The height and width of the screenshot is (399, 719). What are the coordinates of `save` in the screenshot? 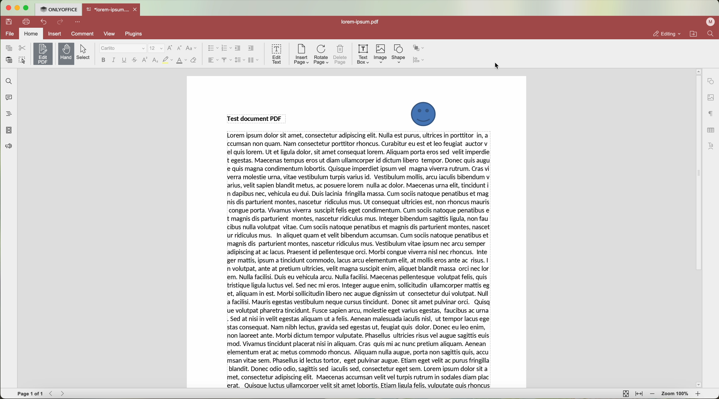 It's located at (9, 21).